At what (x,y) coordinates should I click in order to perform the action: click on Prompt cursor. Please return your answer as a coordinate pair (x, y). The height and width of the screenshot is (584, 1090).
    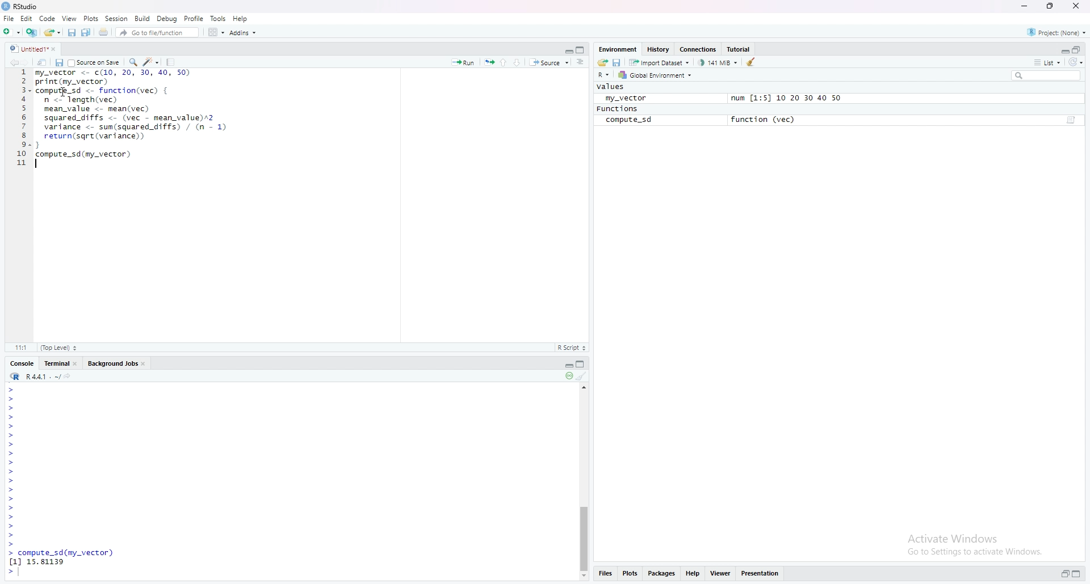
    Looking at the image, I should click on (11, 527).